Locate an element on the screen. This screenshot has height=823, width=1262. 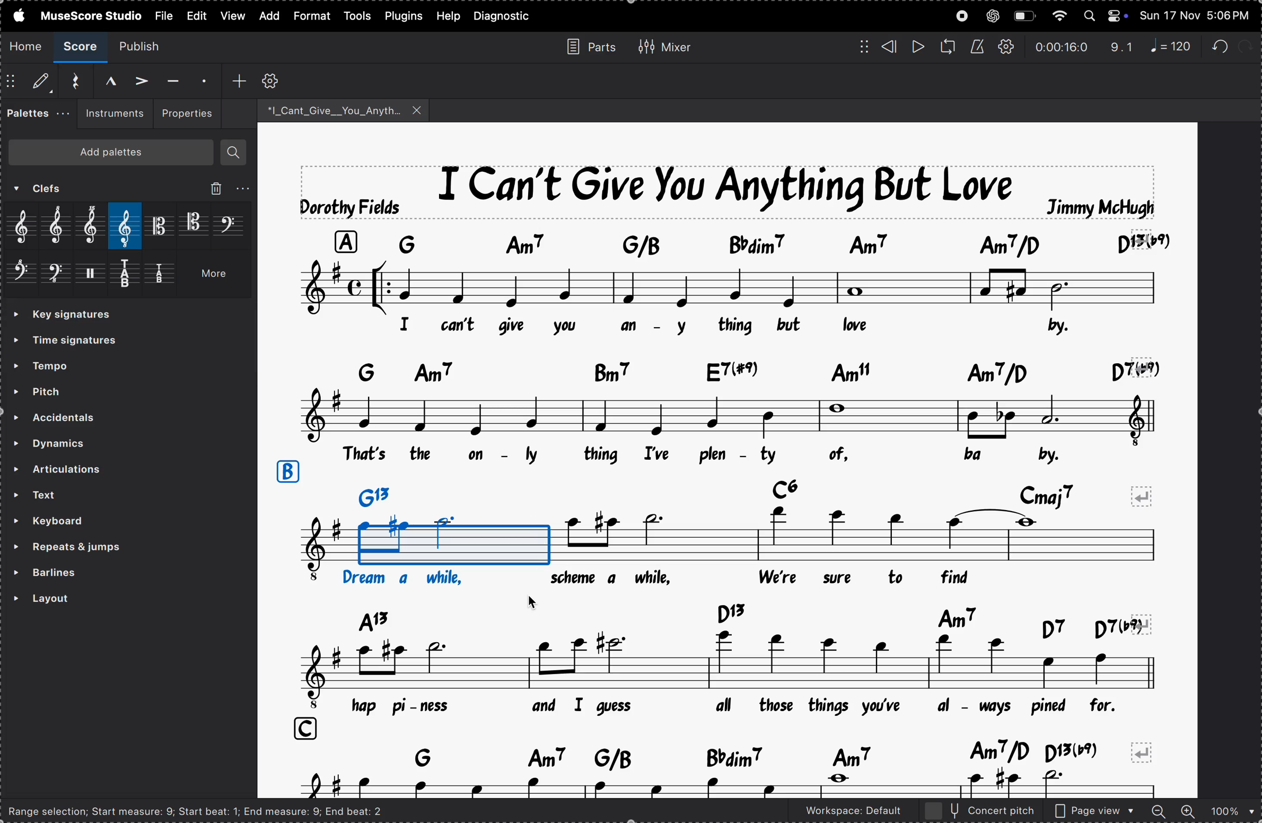
redo is located at coordinates (1122, 47).